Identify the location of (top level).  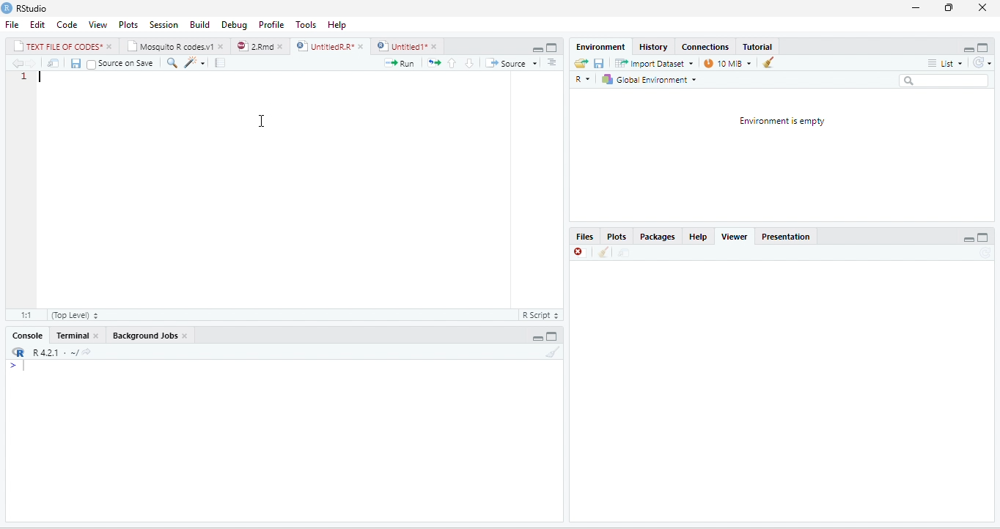
(73, 316).